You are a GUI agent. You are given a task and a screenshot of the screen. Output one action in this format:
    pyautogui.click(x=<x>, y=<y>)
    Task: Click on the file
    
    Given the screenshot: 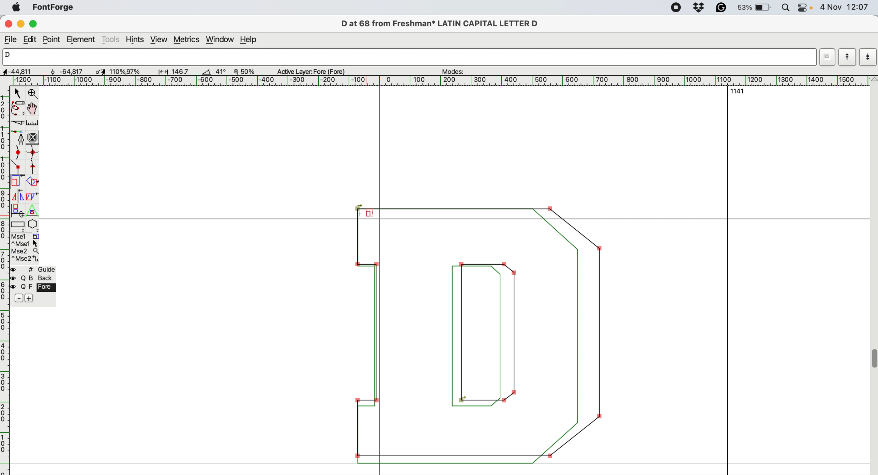 What is the action you would take?
    pyautogui.click(x=11, y=40)
    